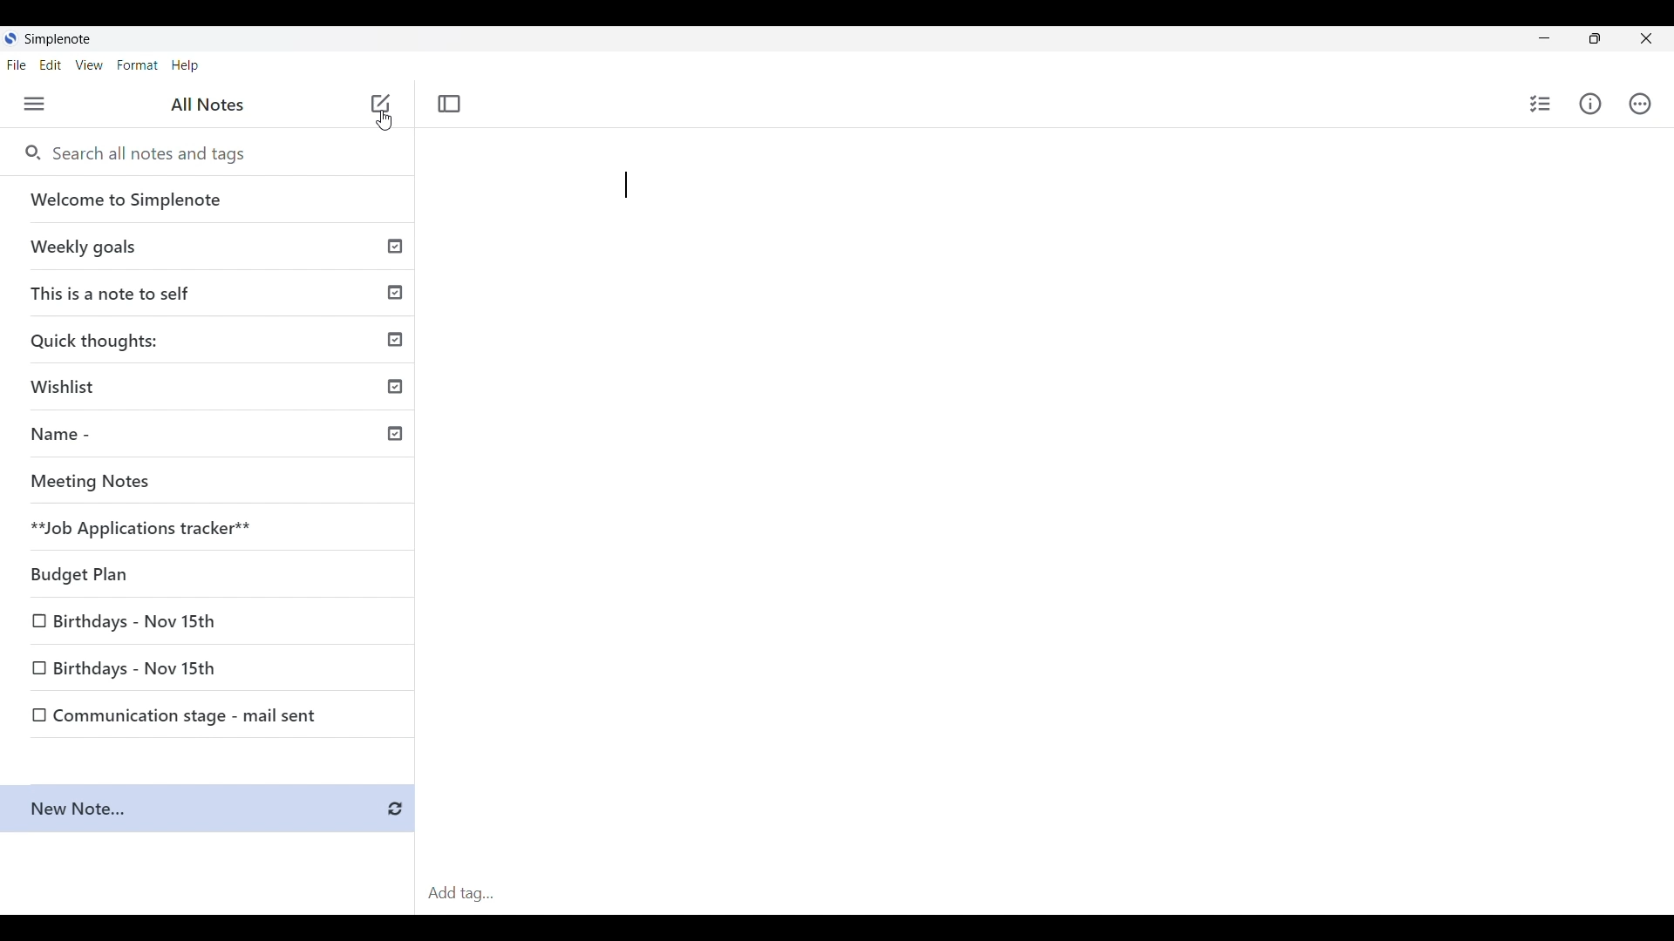 The width and height of the screenshot is (1674, 941). I want to click on Birthdays - Nov 15th, so click(210, 623).